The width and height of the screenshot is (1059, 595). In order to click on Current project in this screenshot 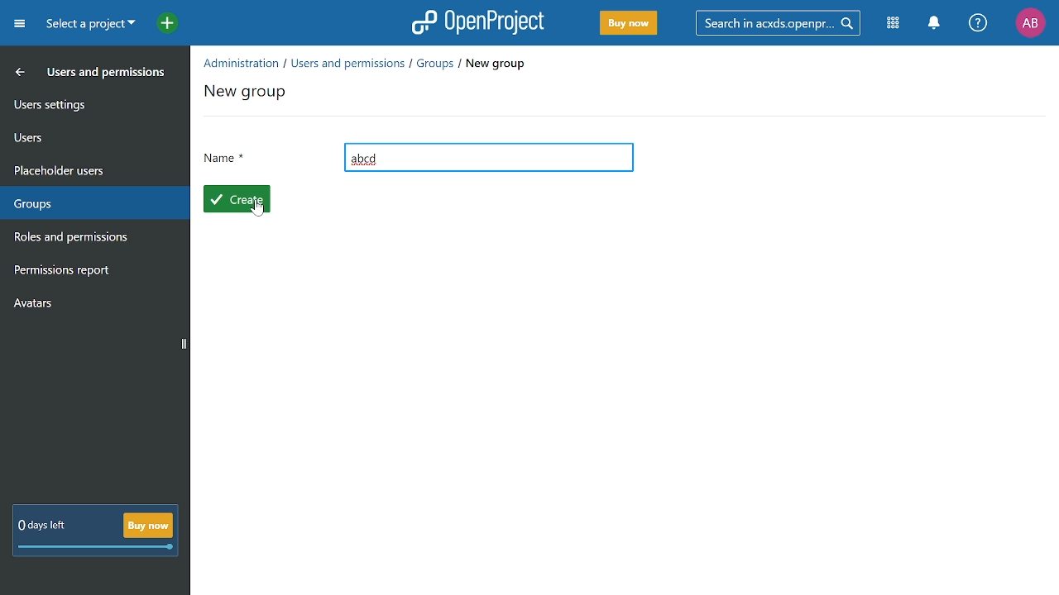, I will do `click(90, 25)`.